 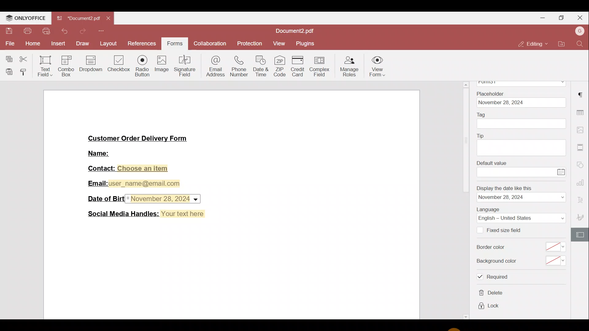 What do you see at coordinates (44, 66) in the screenshot?
I see `Text field` at bounding box center [44, 66].